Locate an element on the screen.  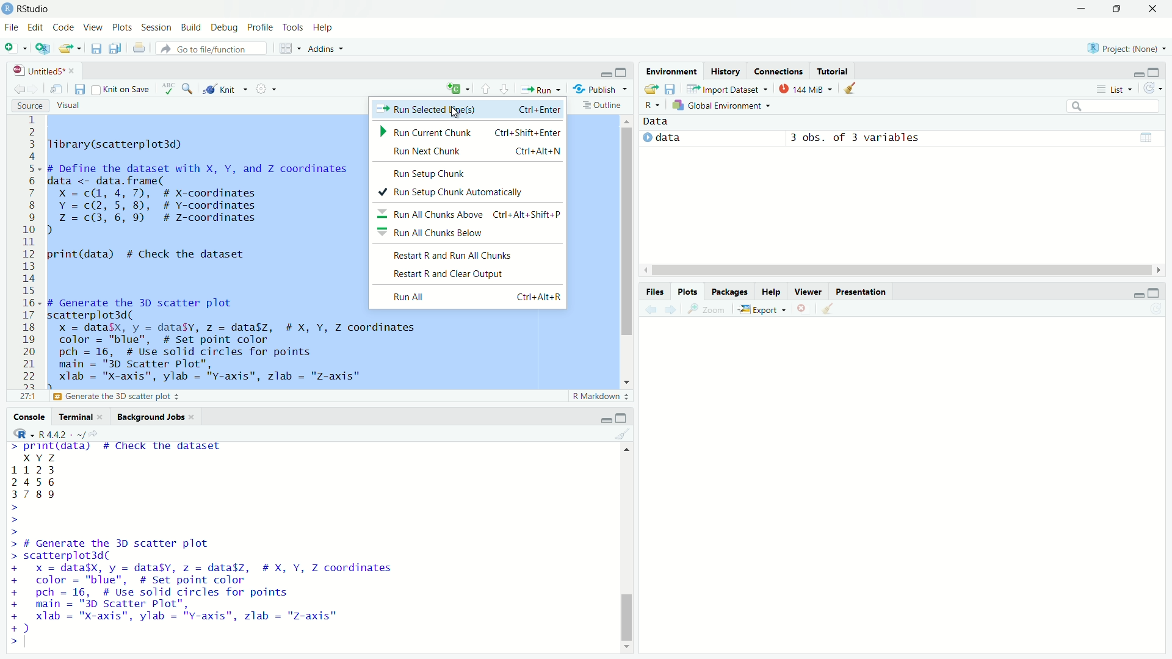
project: (None) is located at coordinates (1129, 48).